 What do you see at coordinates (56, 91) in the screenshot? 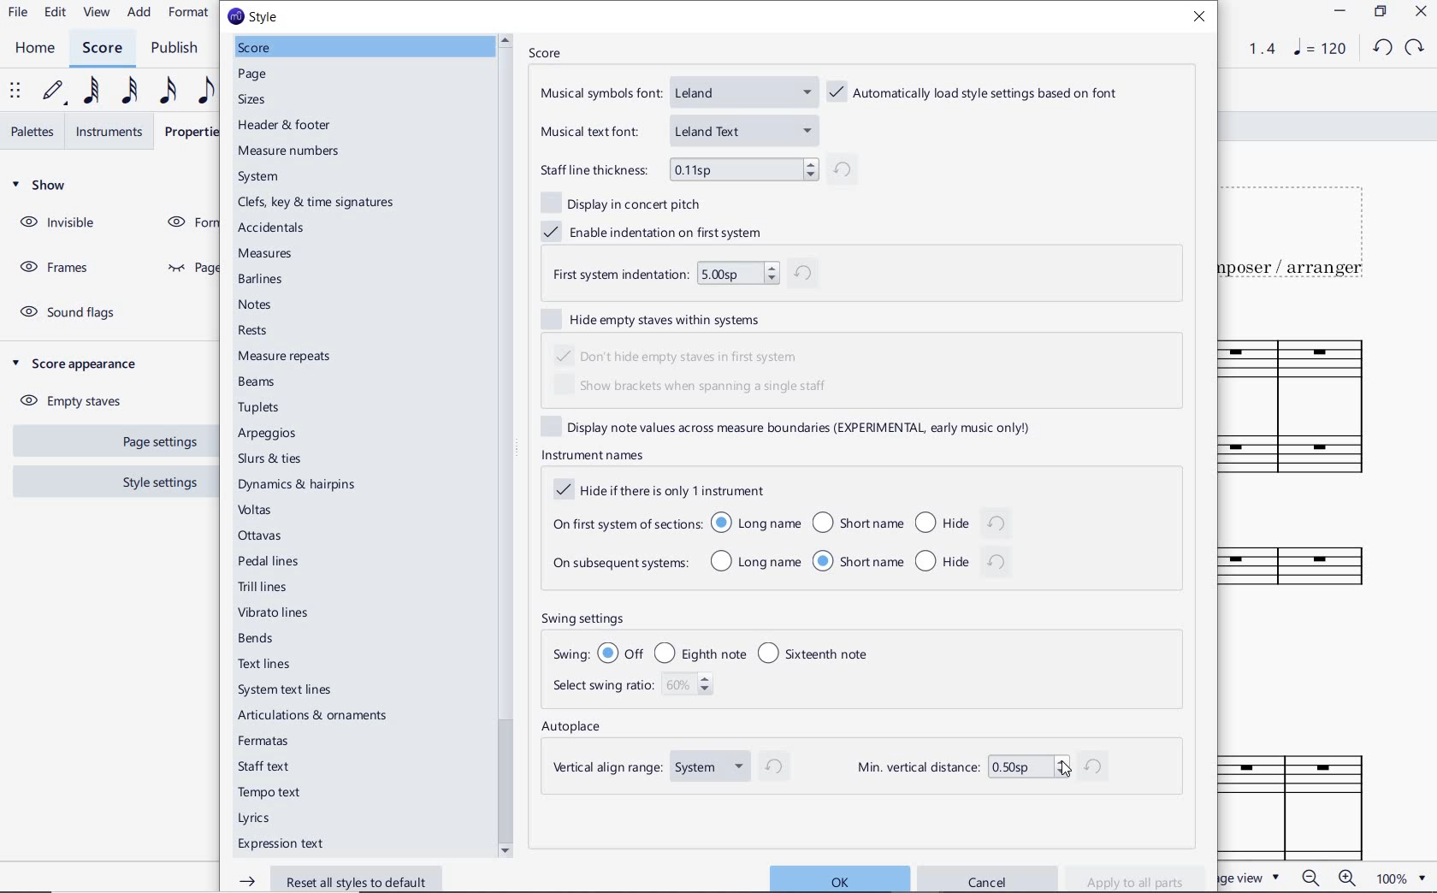
I see `DEFAULT (STEP TIME)` at bounding box center [56, 91].